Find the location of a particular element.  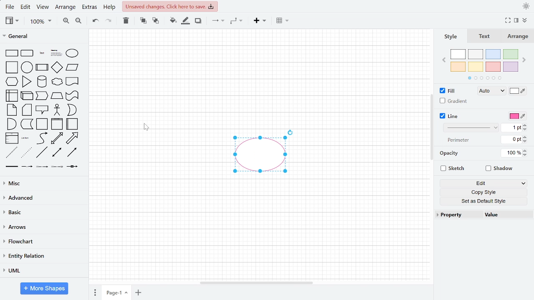

Text is located at coordinates (485, 37).